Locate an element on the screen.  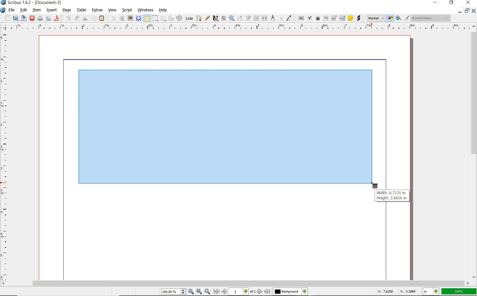
insert is located at coordinates (53, 10).